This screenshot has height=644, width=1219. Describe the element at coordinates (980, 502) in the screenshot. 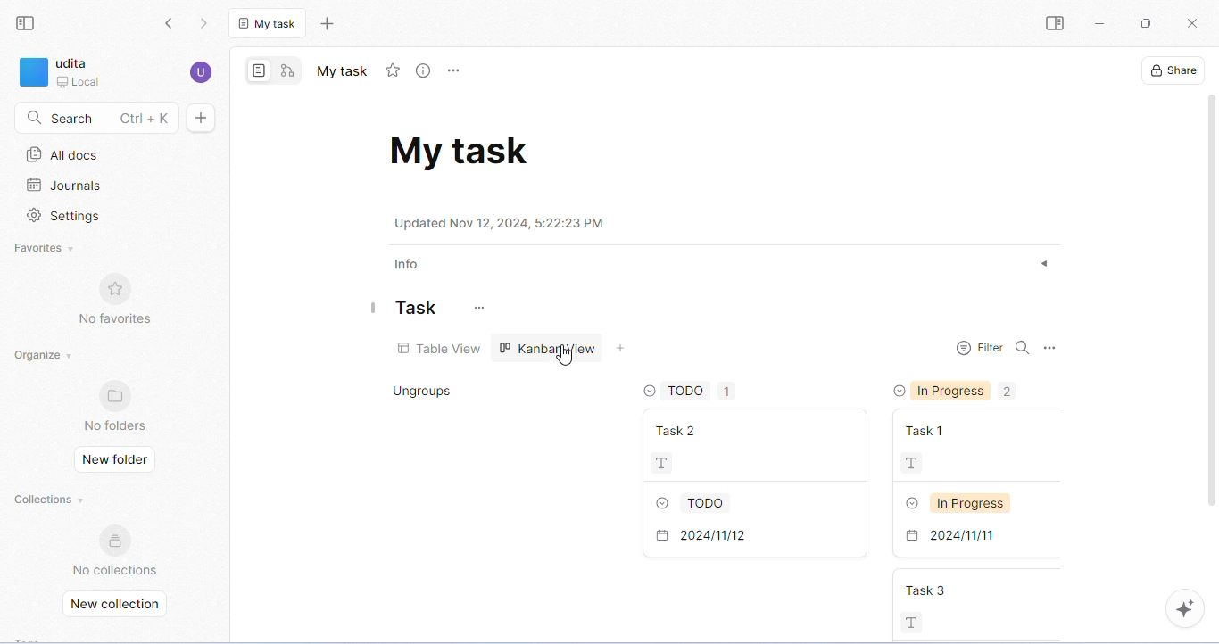

I see `In Progress` at that location.